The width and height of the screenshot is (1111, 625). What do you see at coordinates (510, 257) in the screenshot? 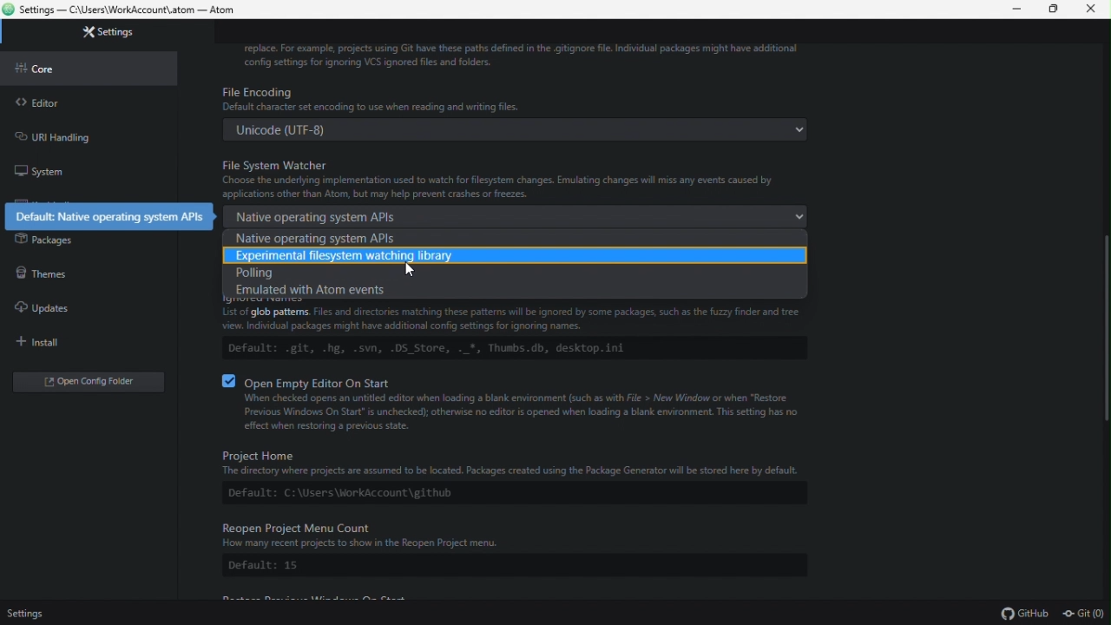
I see `Experimental file system watching library` at bounding box center [510, 257].